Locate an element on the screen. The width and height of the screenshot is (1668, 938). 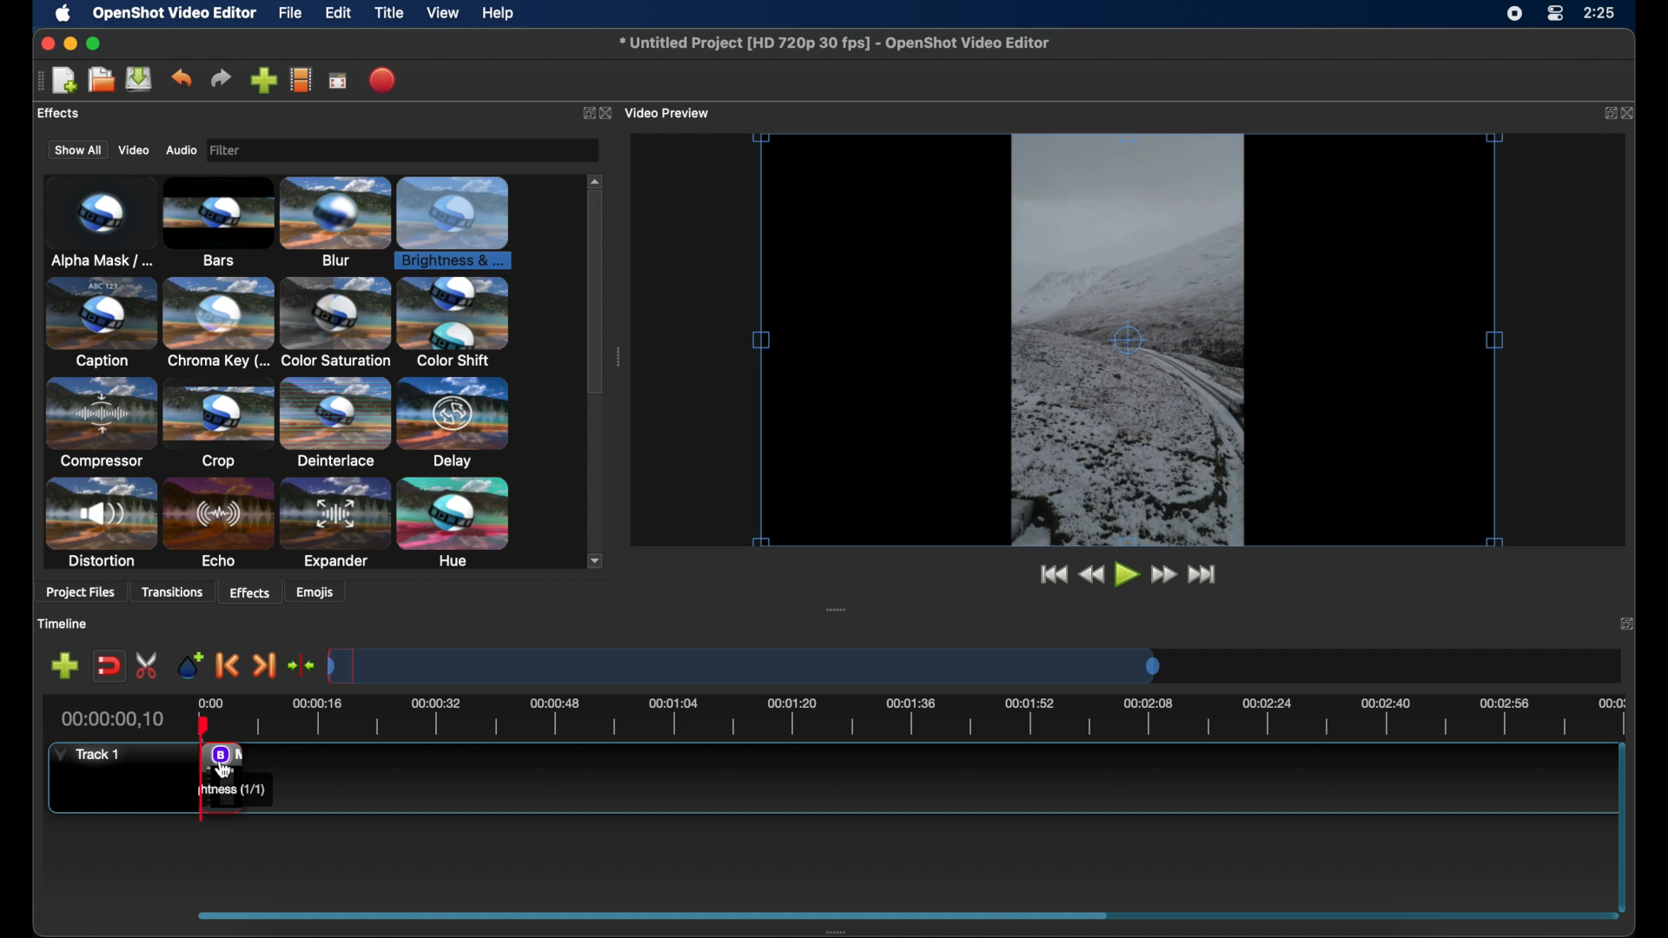
blur is located at coordinates (335, 220).